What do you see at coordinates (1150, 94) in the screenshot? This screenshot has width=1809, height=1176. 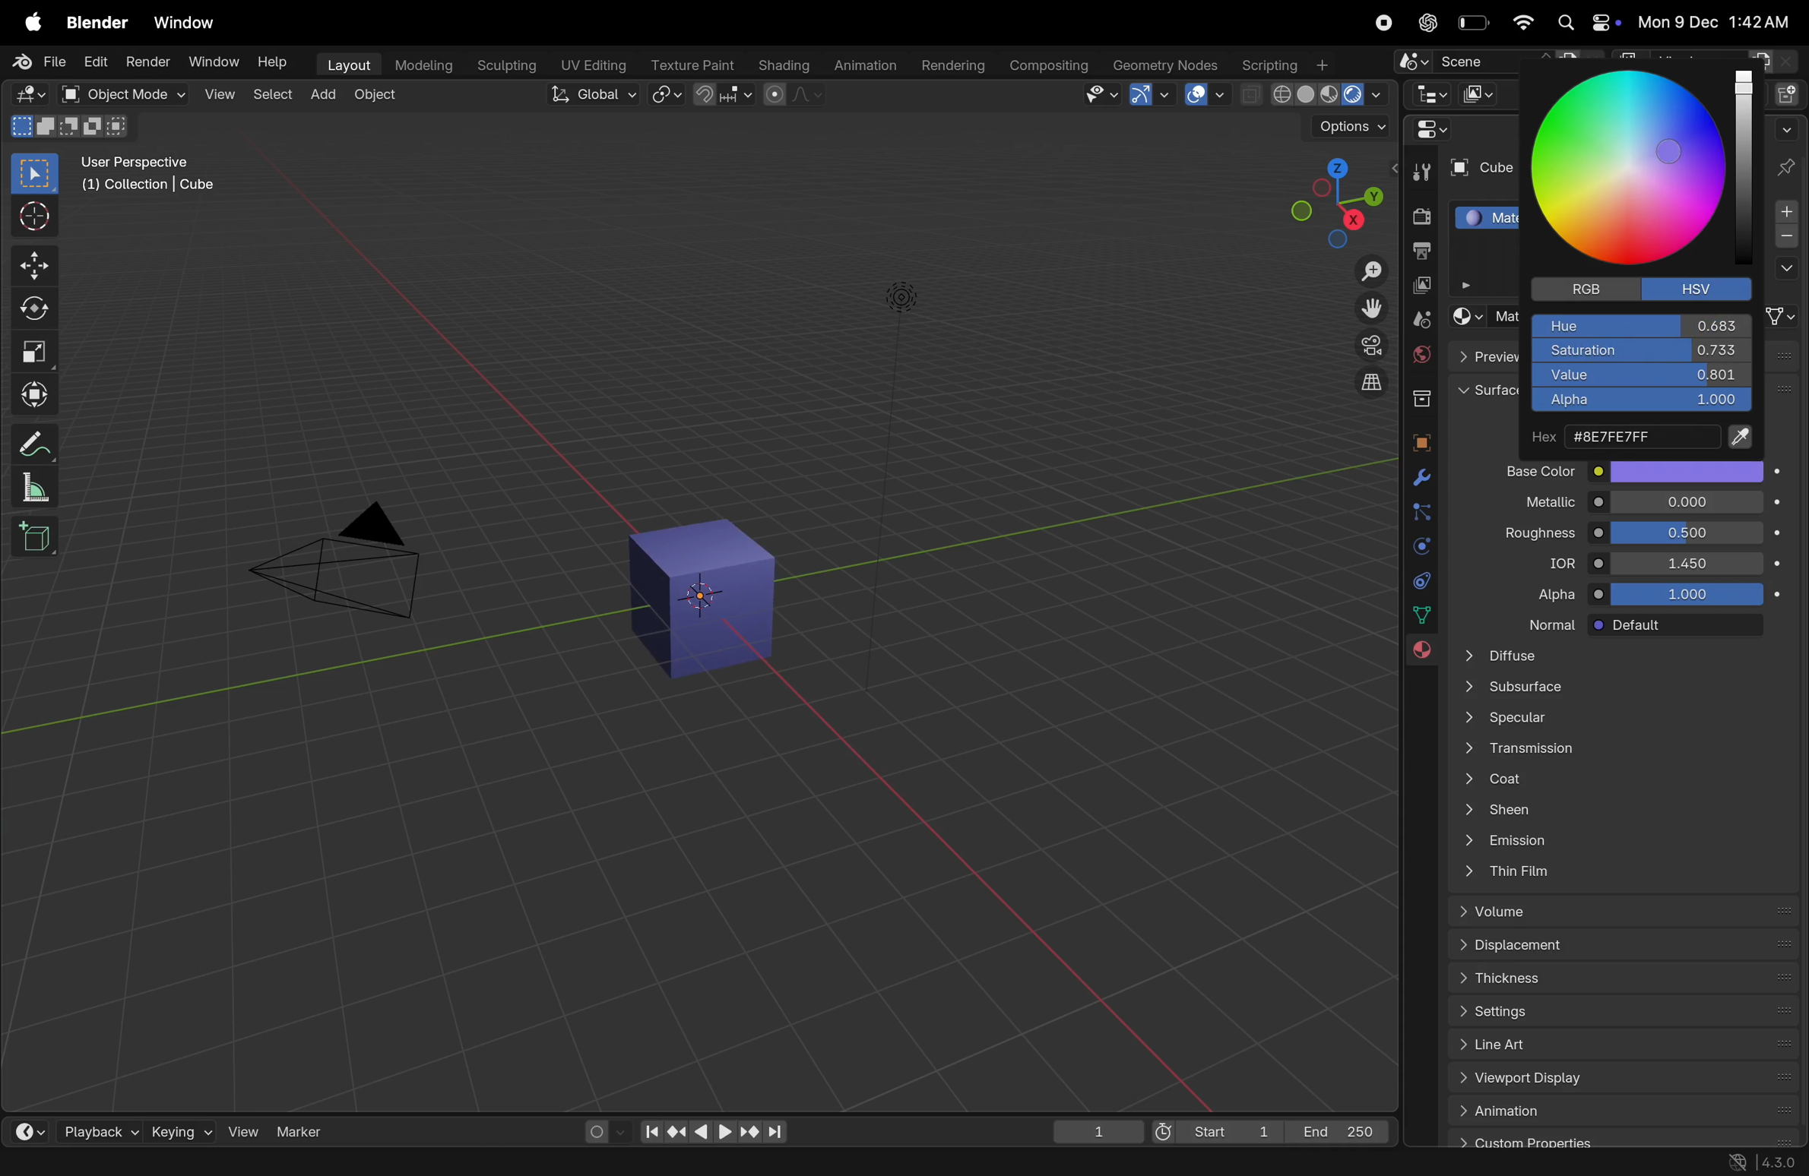 I see `show gimzo` at bounding box center [1150, 94].